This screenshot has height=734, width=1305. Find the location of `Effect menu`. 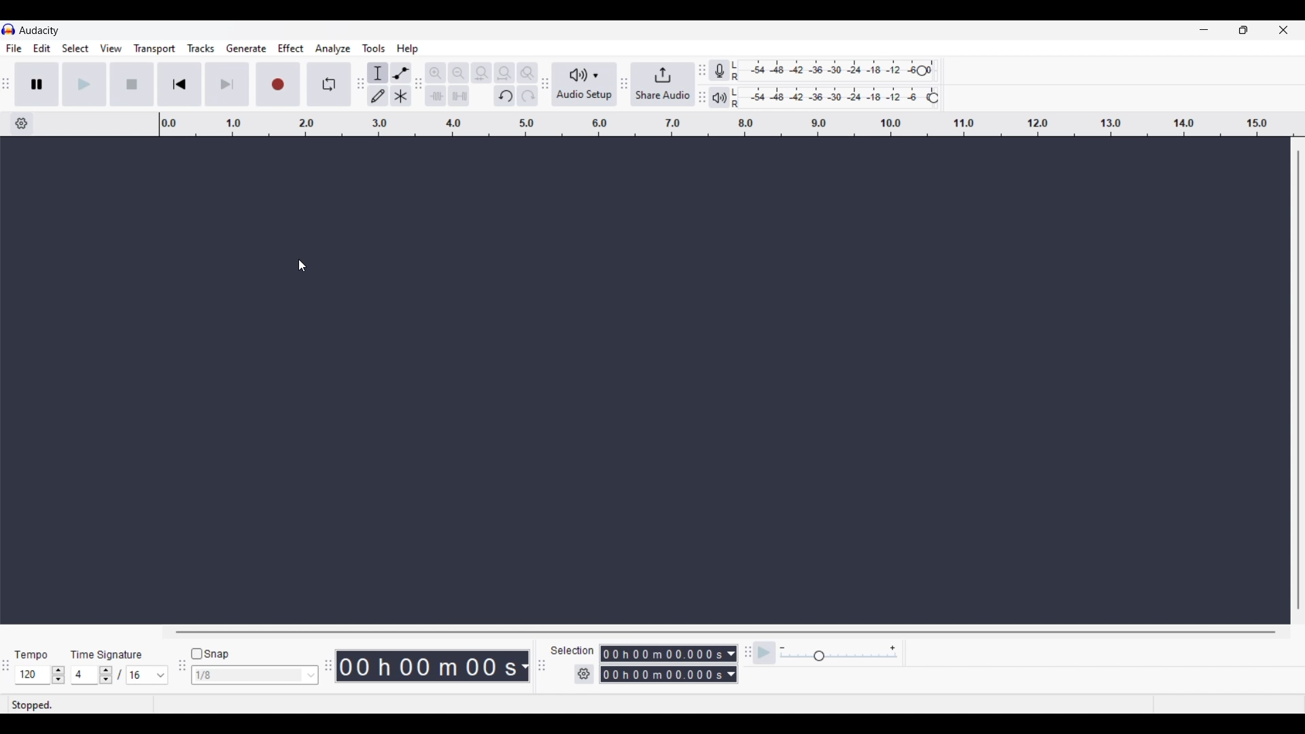

Effect menu is located at coordinates (292, 48).